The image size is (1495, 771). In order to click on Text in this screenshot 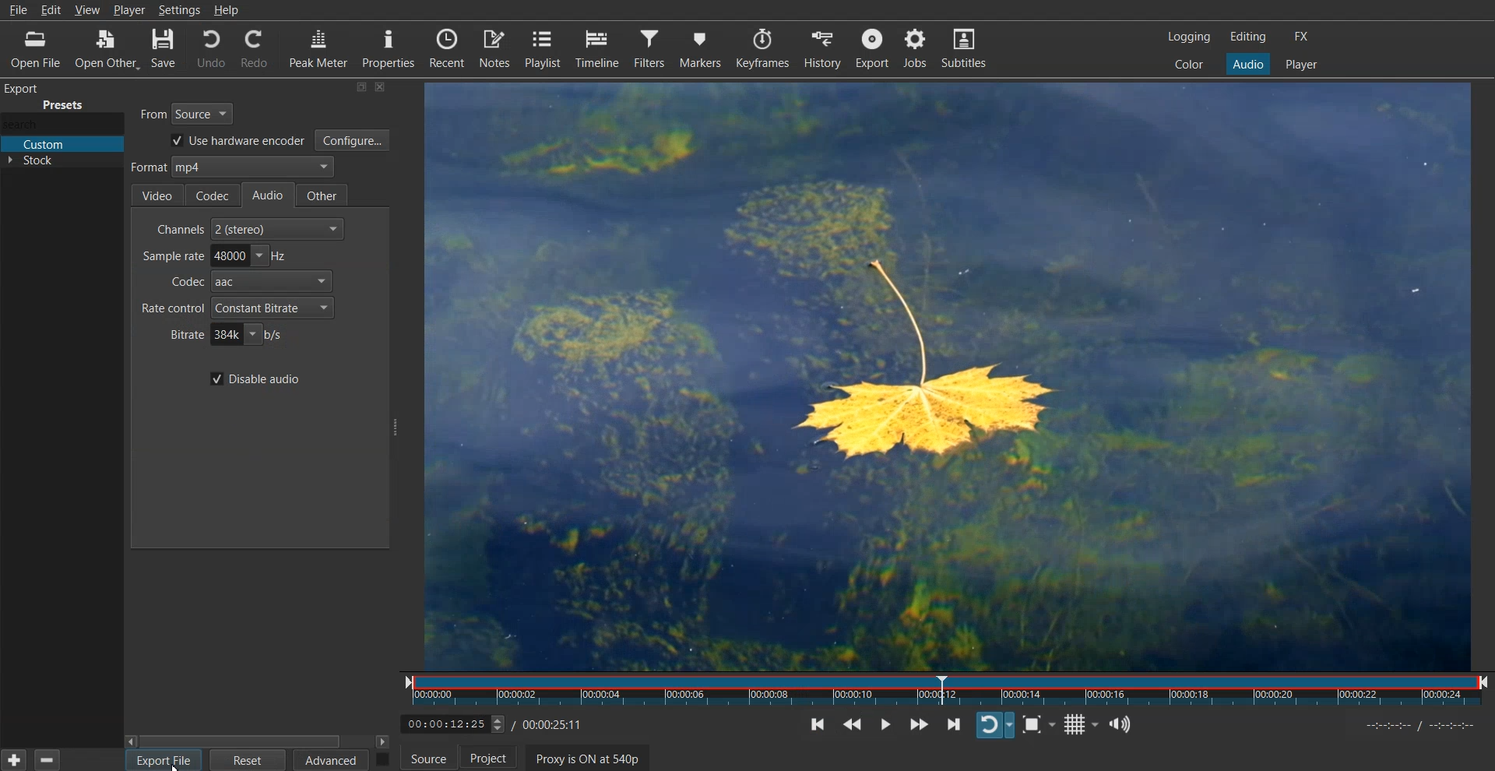, I will do `click(52, 97)`.